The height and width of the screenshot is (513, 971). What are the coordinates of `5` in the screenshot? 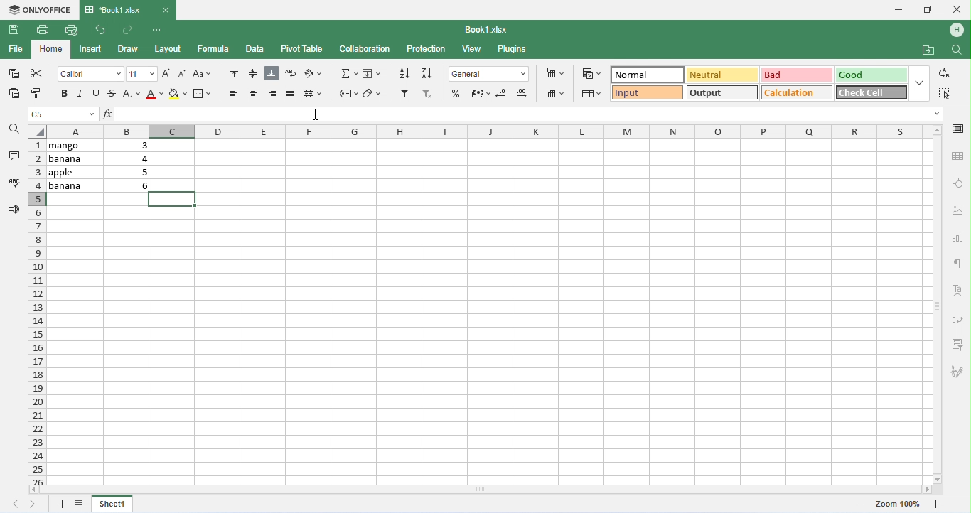 It's located at (141, 173).